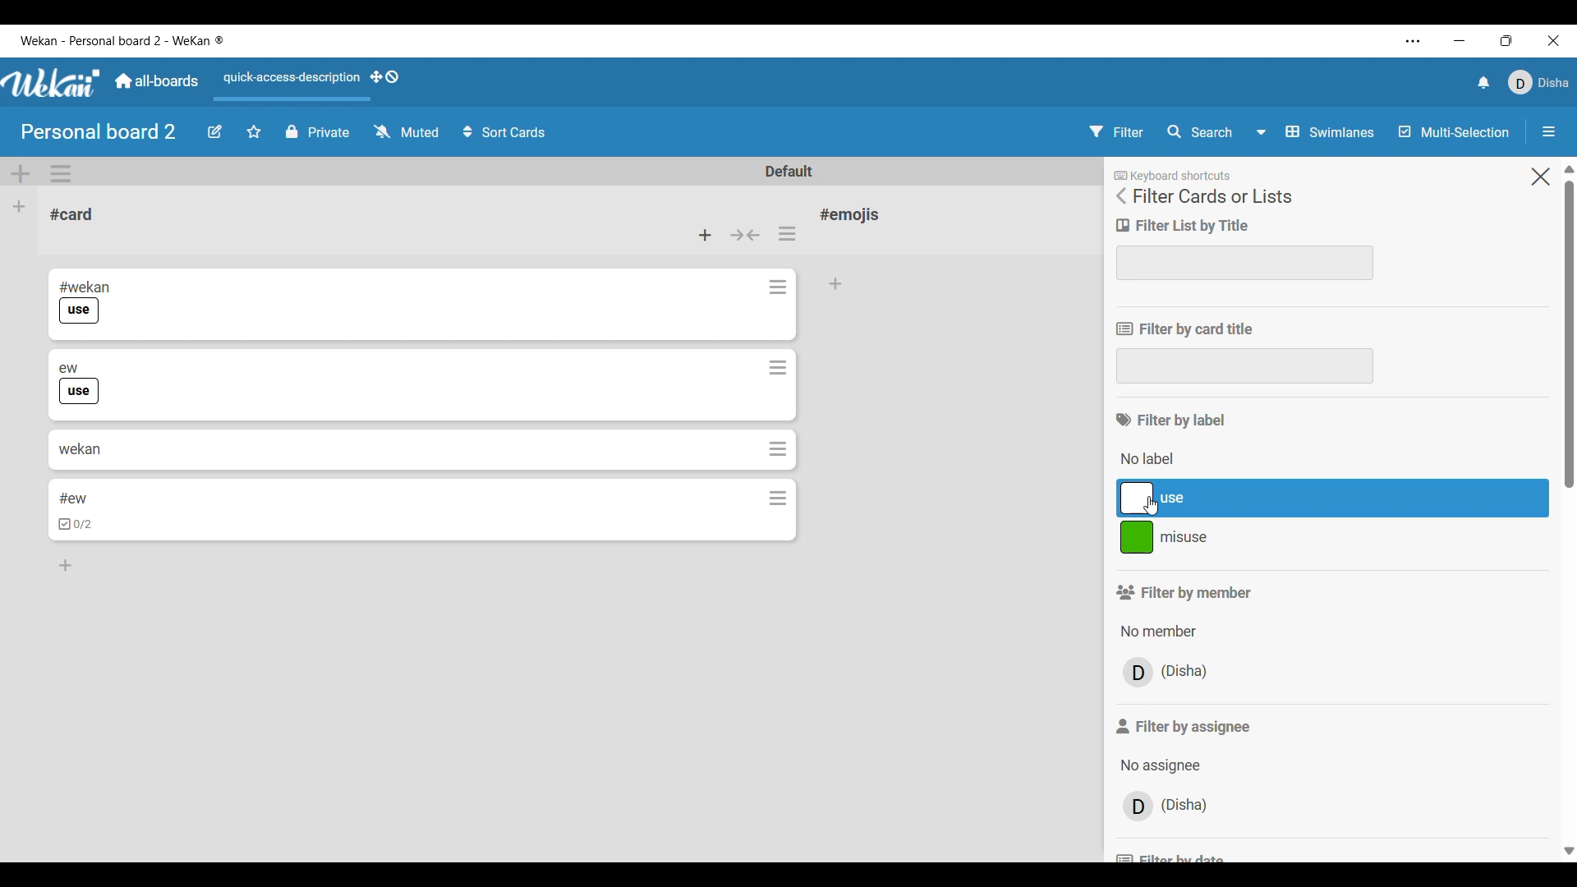 Image resolution: width=1577 pixels, height=887 pixels. Describe the element at coordinates (157, 80) in the screenshot. I see `Go to common dashboard` at that location.